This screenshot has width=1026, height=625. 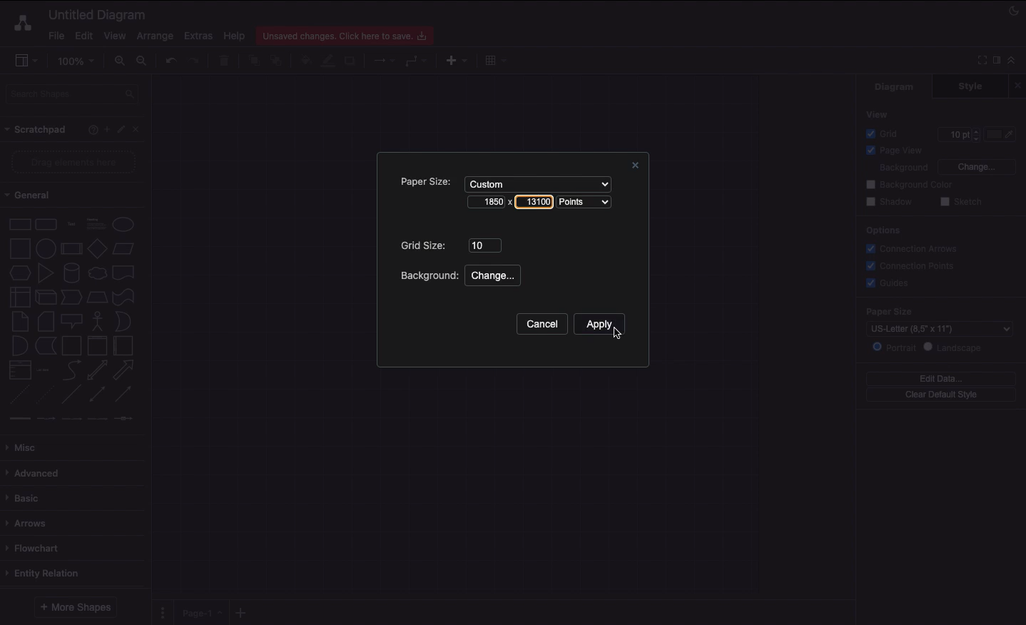 I want to click on Trash, so click(x=226, y=61).